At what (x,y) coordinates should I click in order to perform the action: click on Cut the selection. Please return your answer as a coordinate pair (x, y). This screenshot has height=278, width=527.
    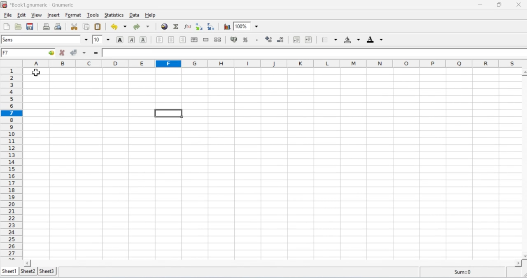
    Looking at the image, I should click on (75, 26).